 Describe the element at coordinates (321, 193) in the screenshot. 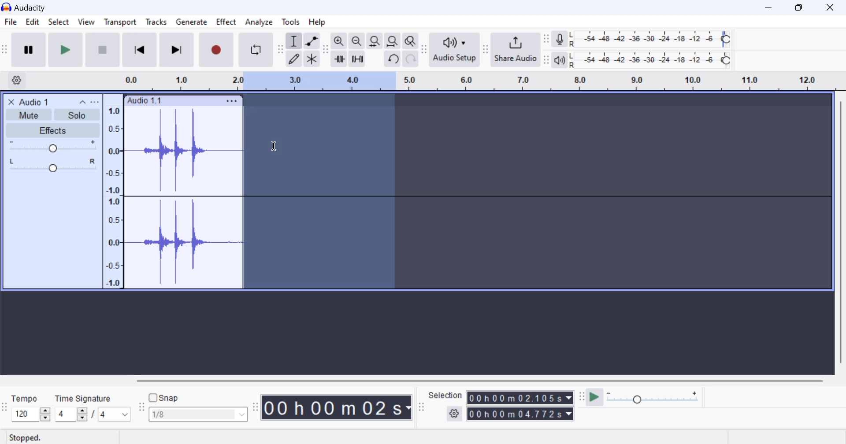

I see `Area Selected` at that location.